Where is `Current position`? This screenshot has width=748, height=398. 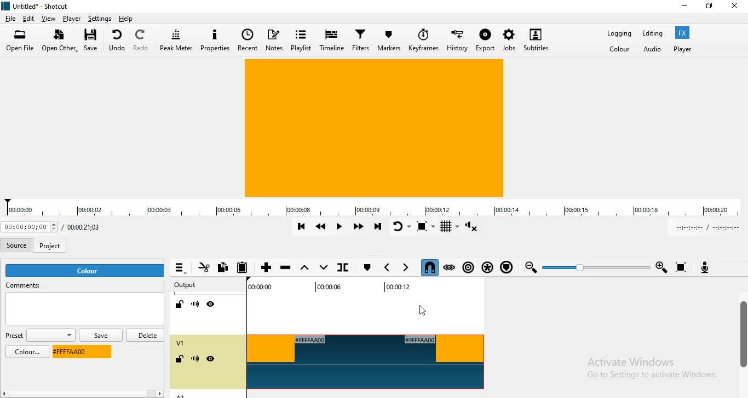
Current position is located at coordinates (30, 227).